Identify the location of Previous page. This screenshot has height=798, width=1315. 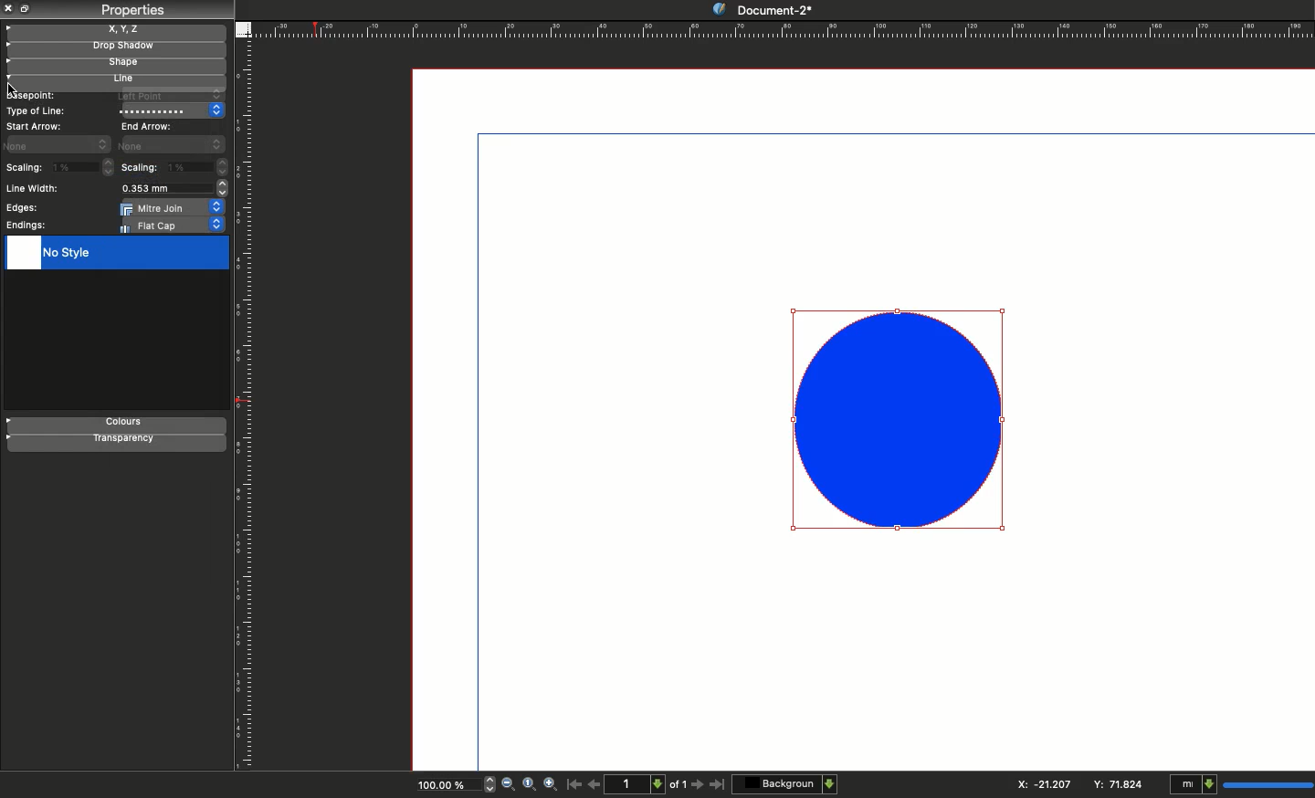
(594, 783).